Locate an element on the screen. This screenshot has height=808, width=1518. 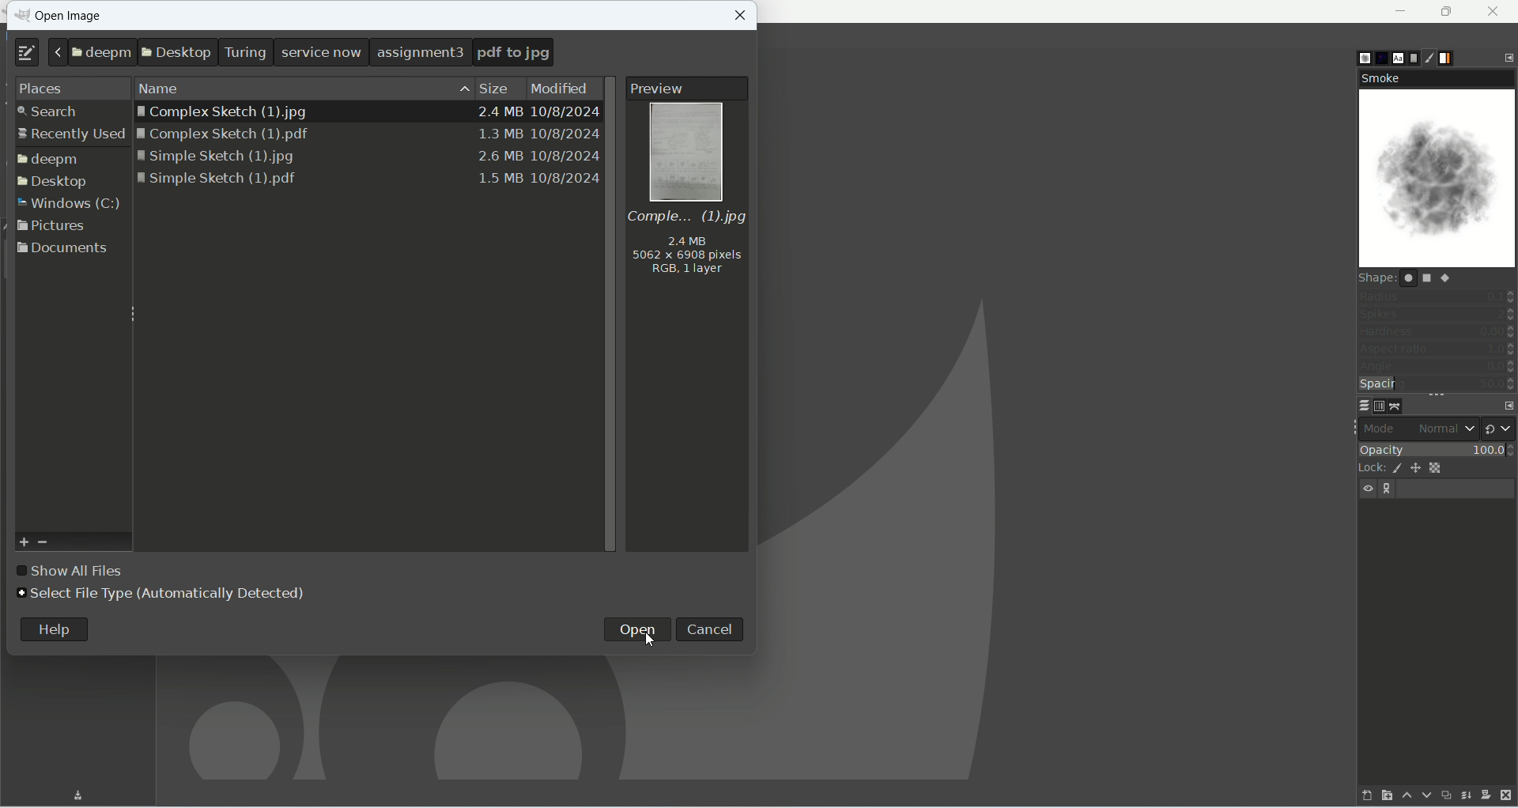
Simple sketch is located at coordinates (367, 155).